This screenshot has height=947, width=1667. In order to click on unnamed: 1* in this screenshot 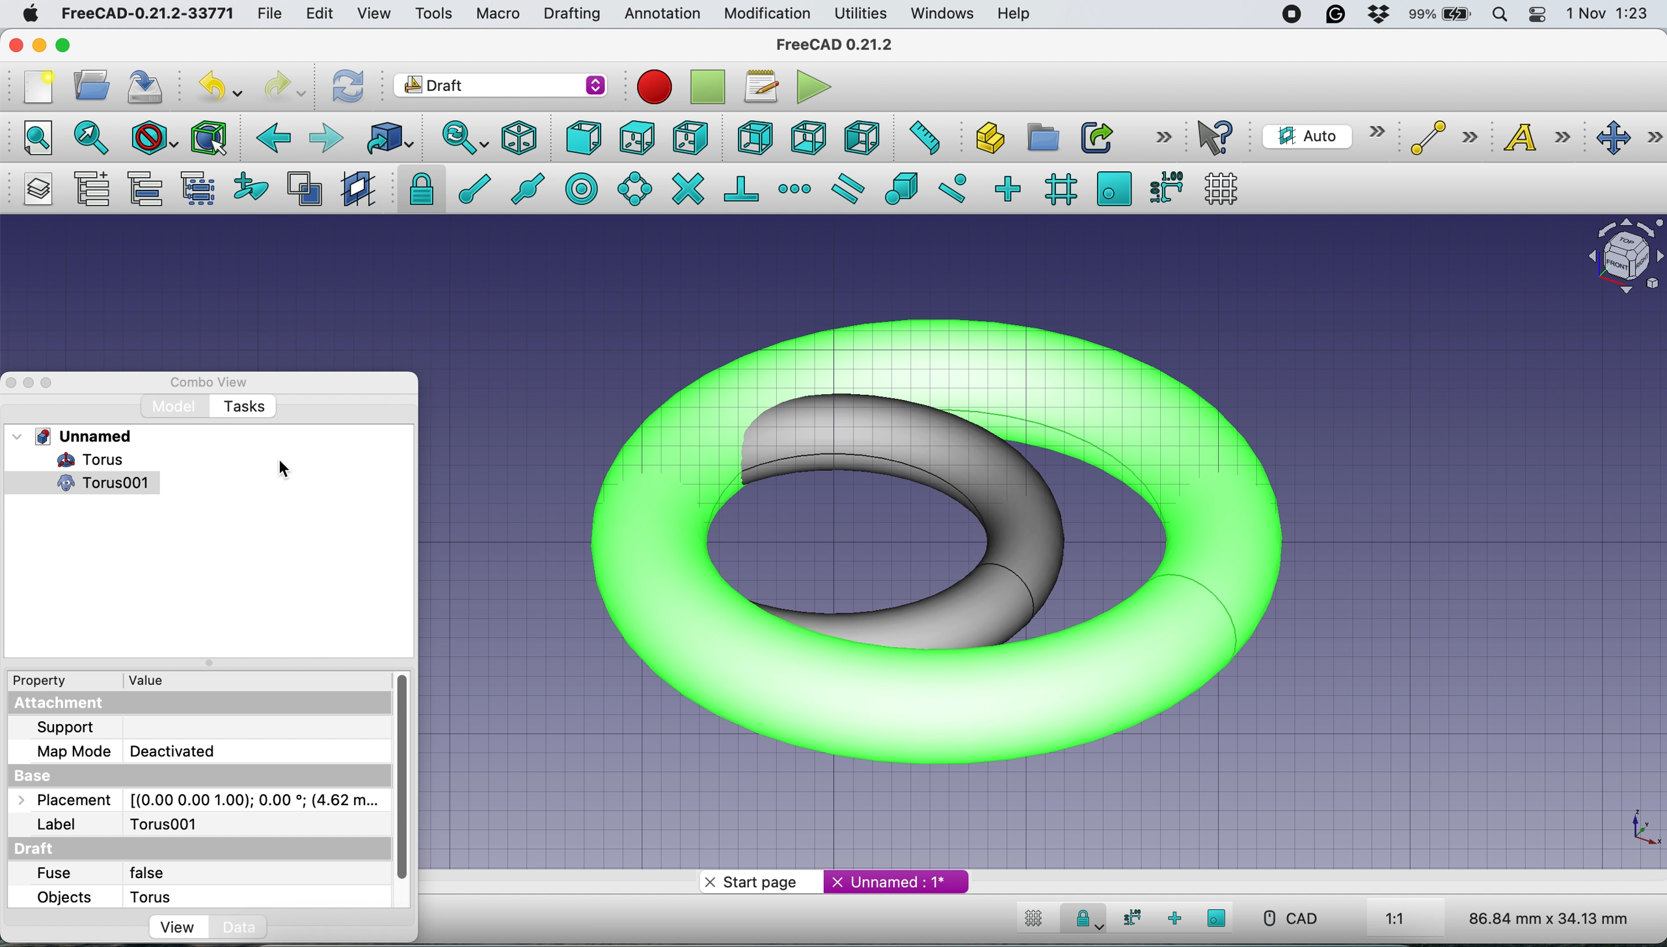, I will do `click(899, 881)`.